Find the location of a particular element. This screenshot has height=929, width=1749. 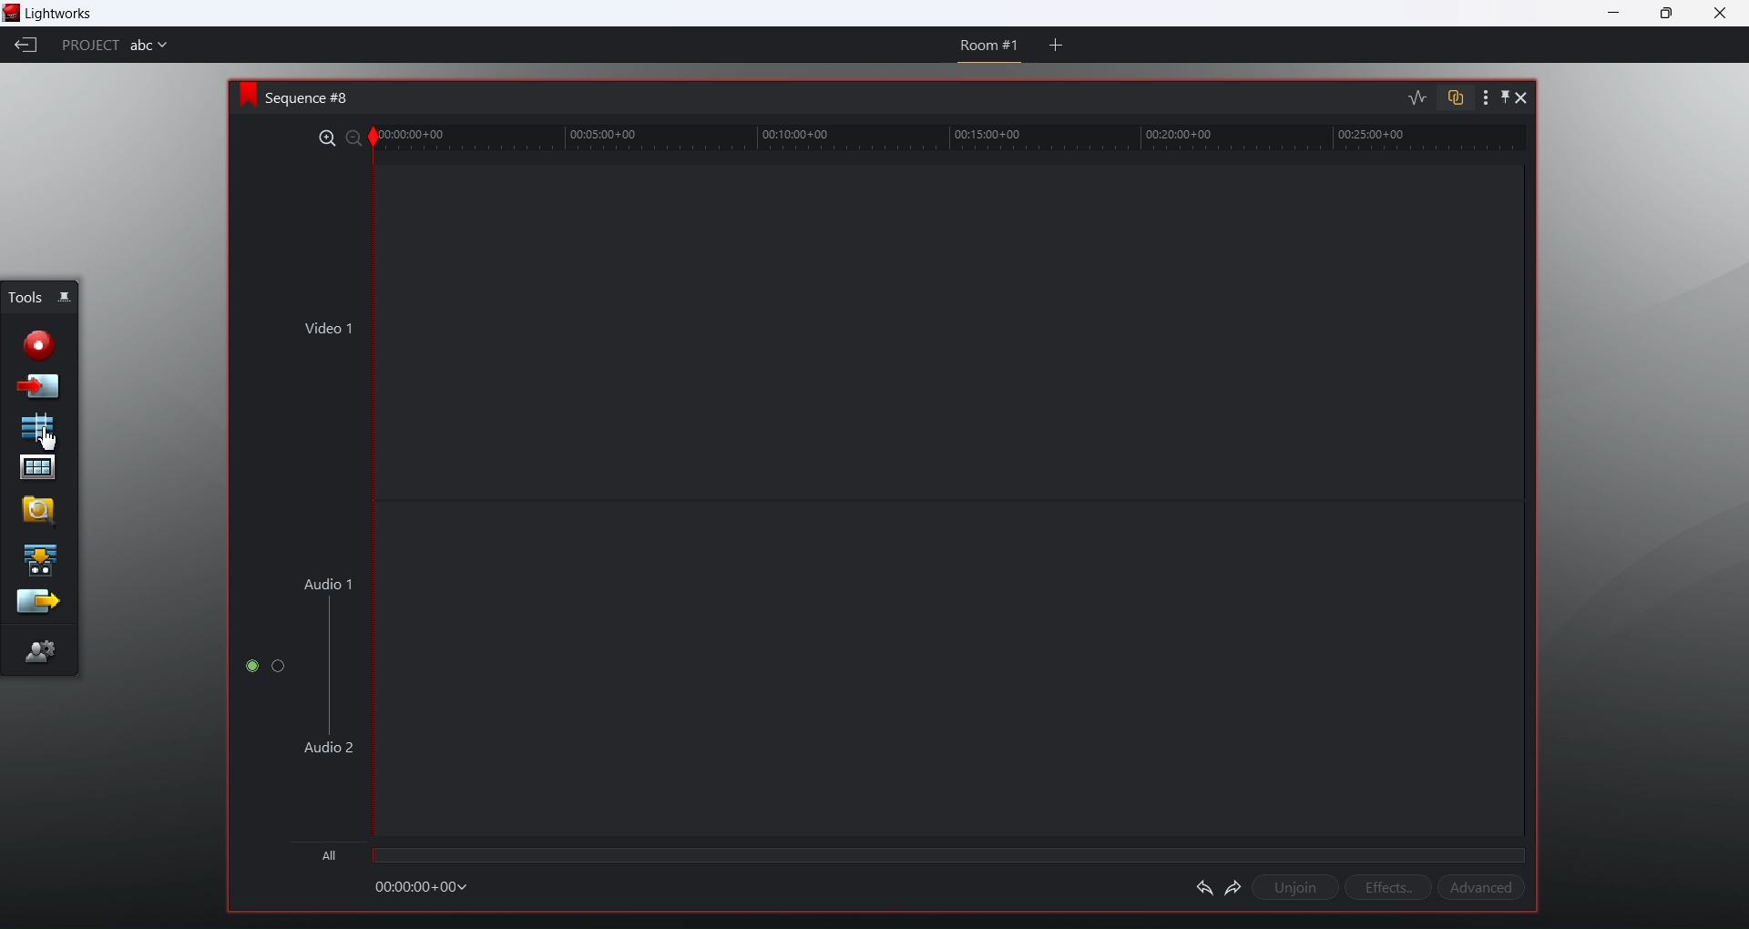

search for clips and sequence is located at coordinates (34, 508).